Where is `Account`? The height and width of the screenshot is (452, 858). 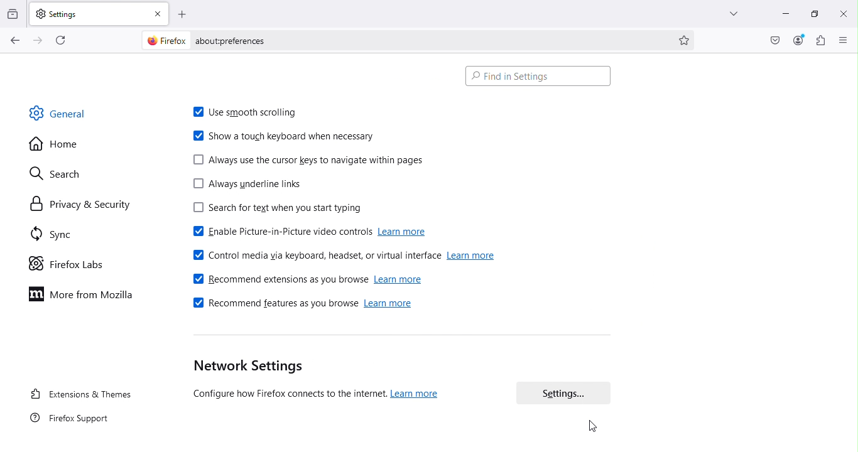
Account is located at coordinates (798, 40).